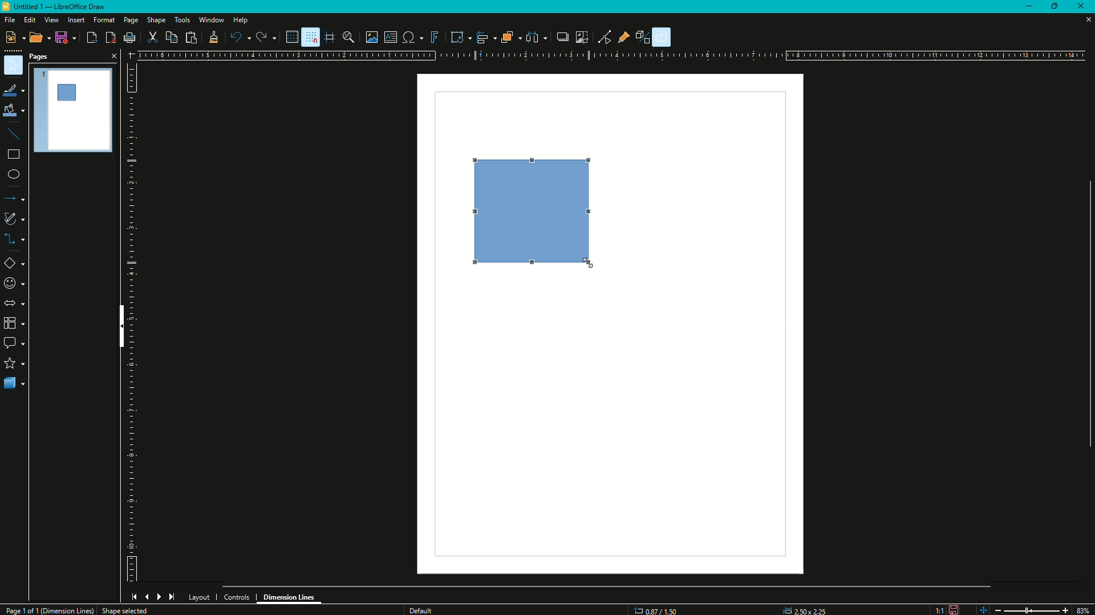 This screenshot has height=615, width=1095. Describe the element at coordinates (627, 38) in the screenshot. I see `Show Gluepoint Function` at that location.